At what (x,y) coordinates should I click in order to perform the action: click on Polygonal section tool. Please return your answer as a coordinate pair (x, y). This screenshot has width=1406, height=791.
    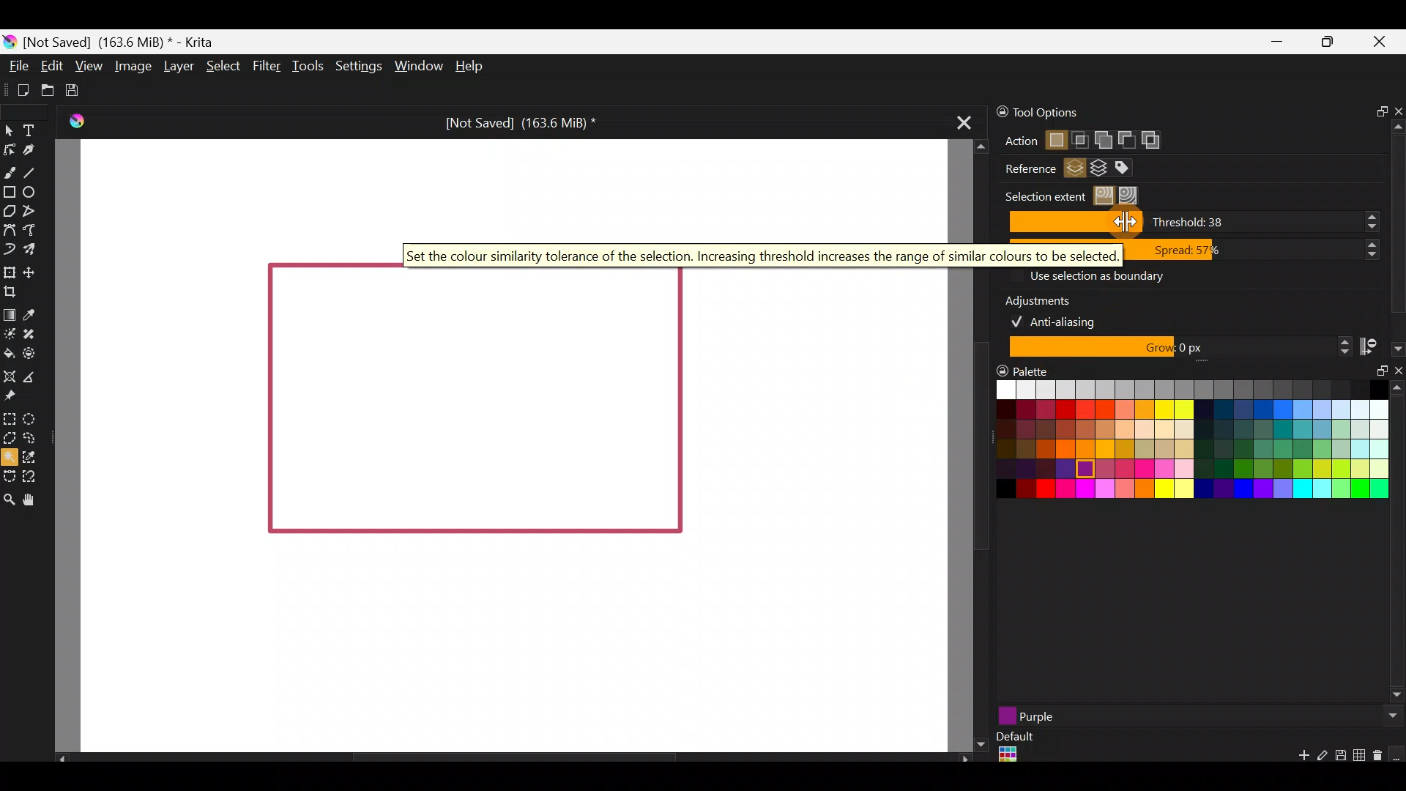
    Looking at the image, I should click on (10, 439).